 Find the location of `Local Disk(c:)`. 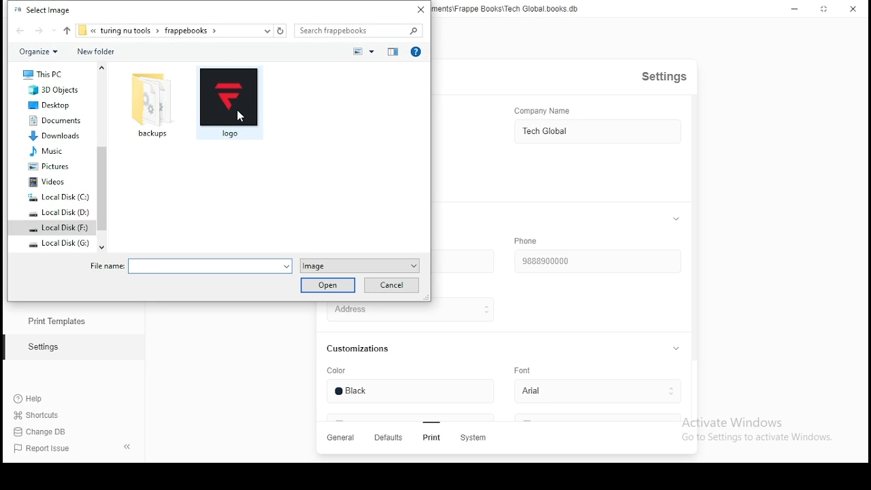

Local Disk(c:) is located at coordinates (54, 199).